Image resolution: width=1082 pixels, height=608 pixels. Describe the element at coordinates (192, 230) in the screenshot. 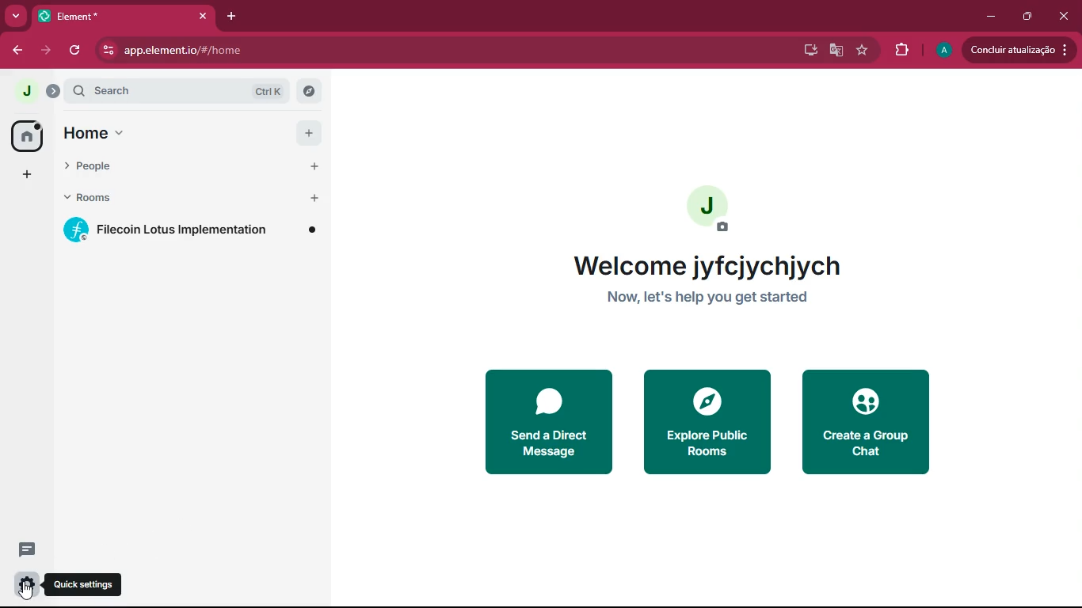

I see `filecoin lotus implementation` at that location.